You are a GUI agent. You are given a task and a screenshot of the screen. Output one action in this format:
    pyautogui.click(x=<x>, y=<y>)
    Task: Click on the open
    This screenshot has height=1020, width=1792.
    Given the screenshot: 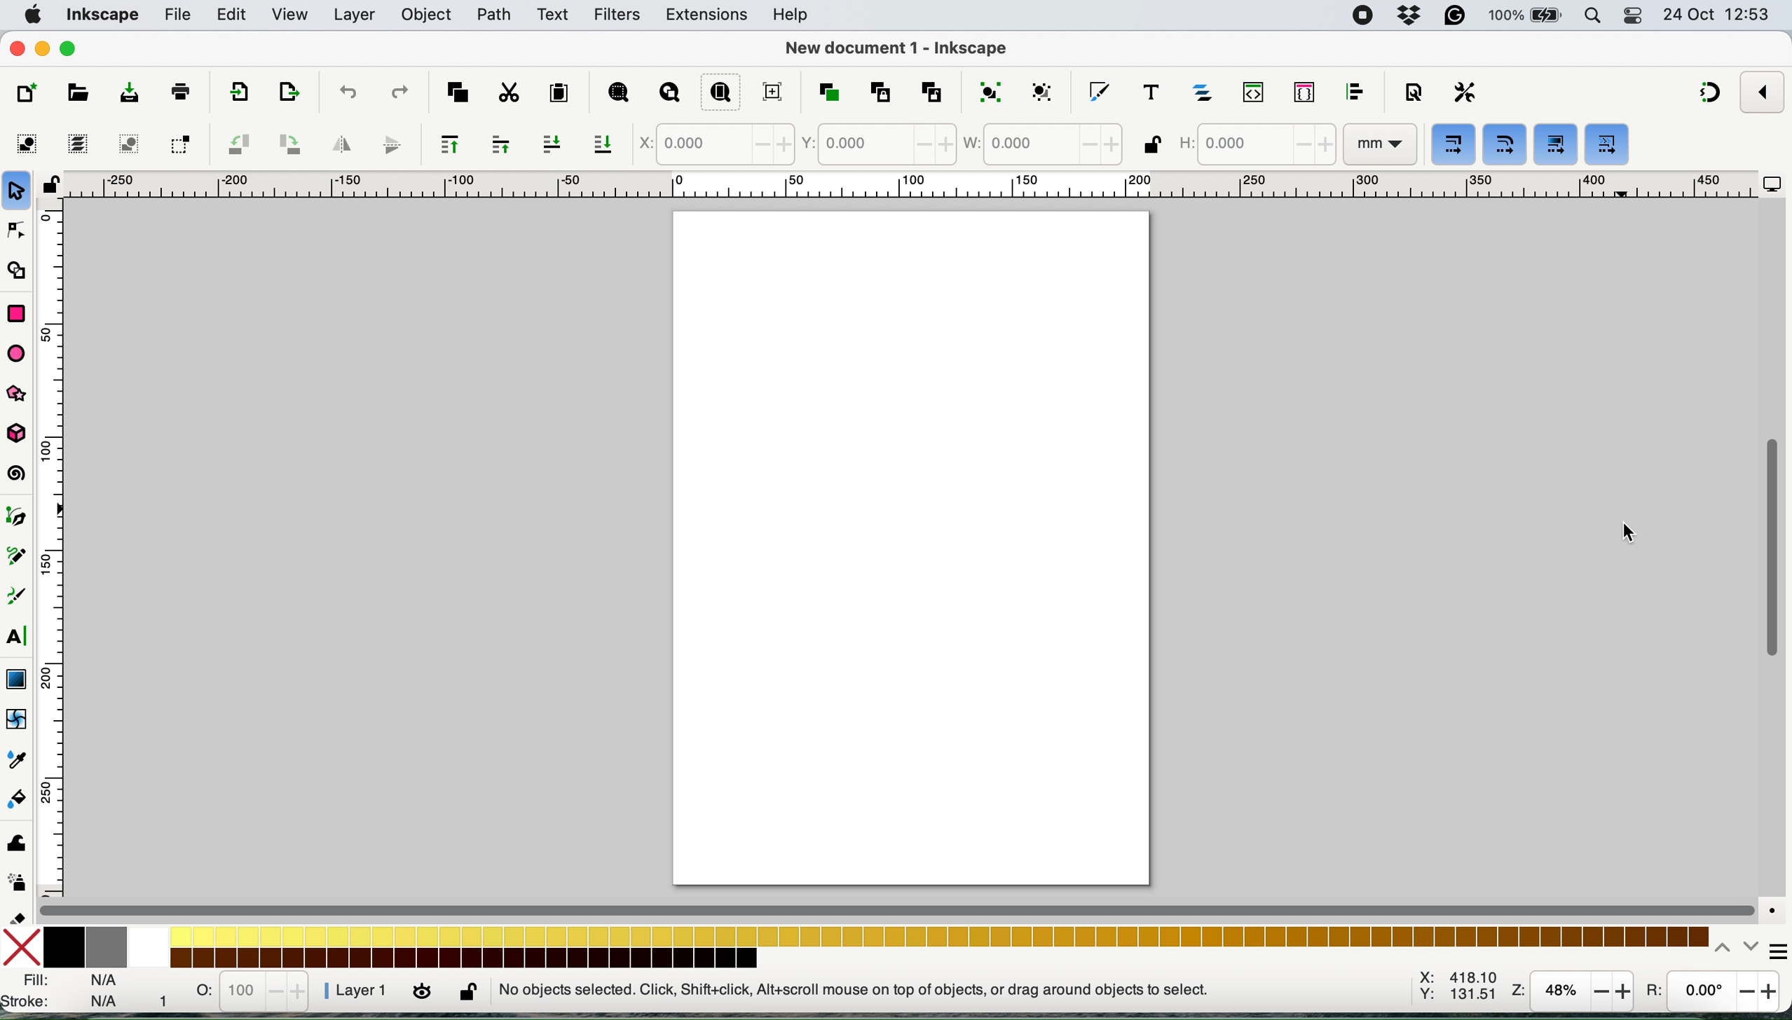 What is the action you would take?
    pyautogui.click(x=74, y=92)
    